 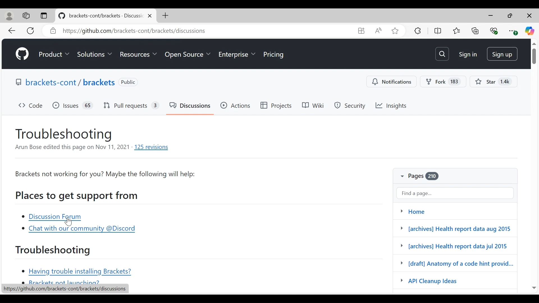 I want to click on Pull Requests, so click(x=131, y=106).